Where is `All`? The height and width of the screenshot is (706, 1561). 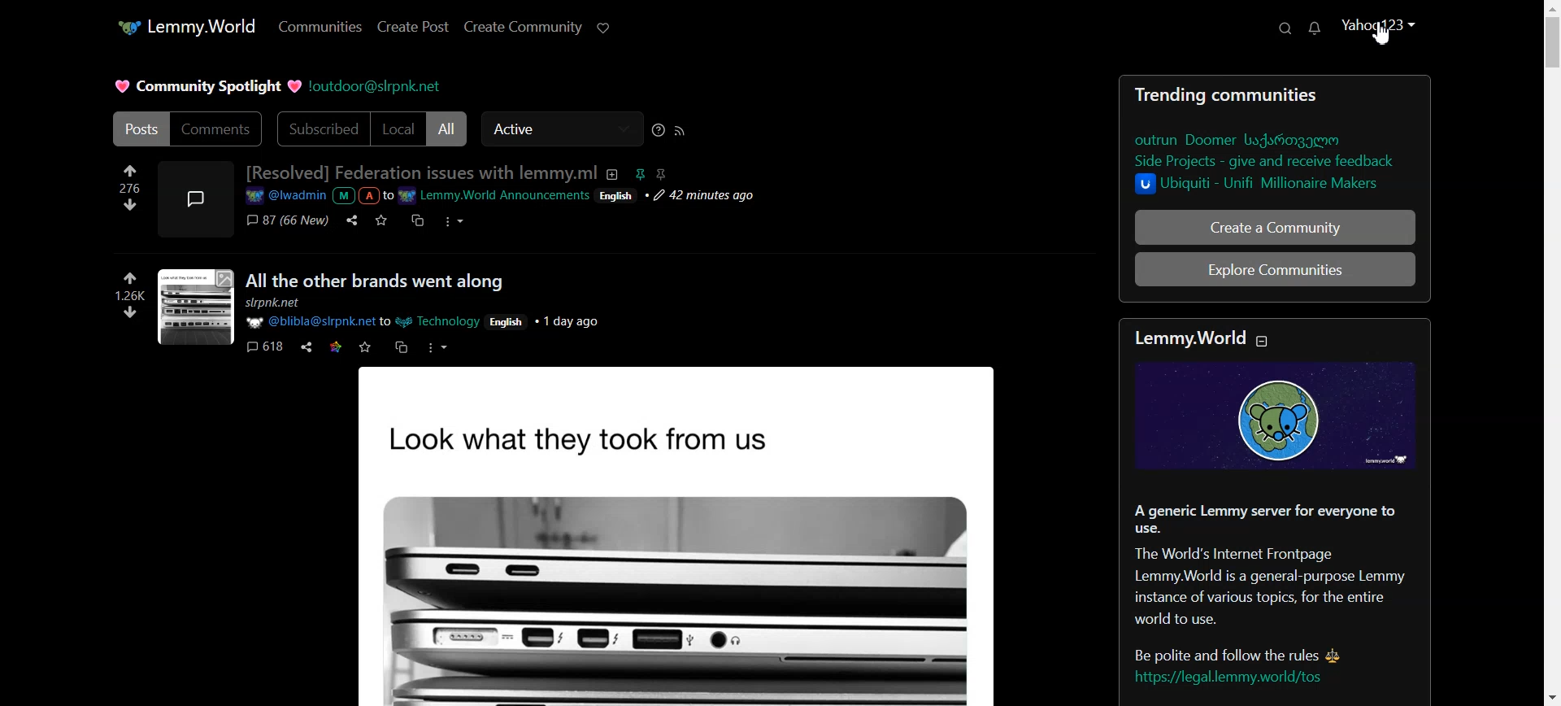
All is located at coordinates (448, 129).